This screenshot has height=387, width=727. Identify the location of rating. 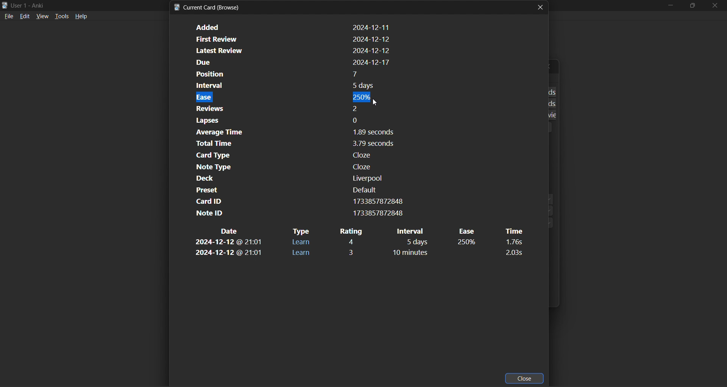
(351, 231).